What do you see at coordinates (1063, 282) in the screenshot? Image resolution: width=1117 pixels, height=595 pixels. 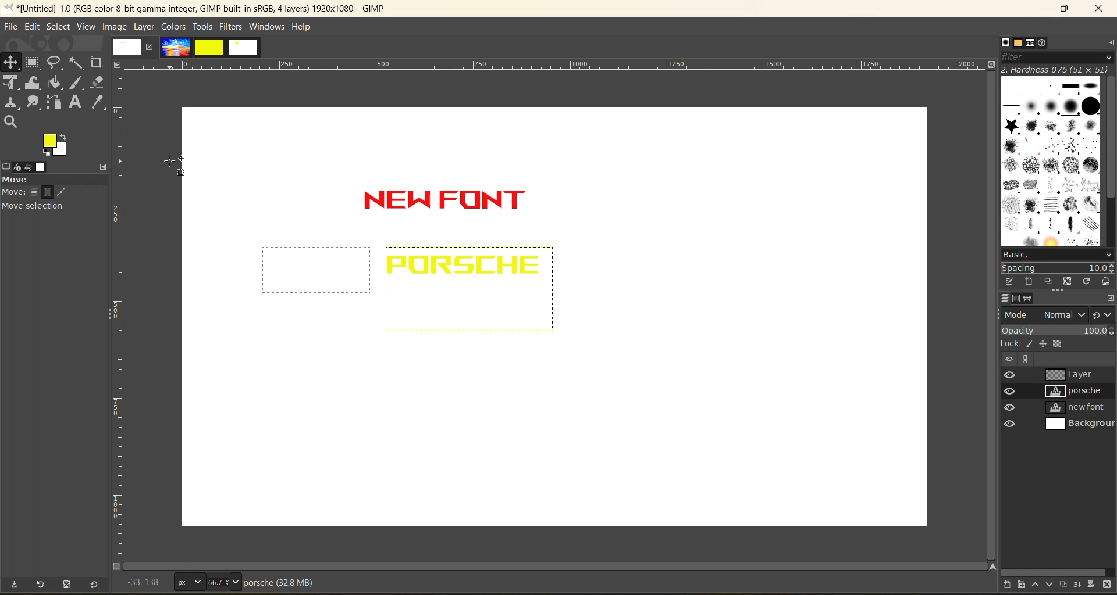 I see `delete this brush` at bounding box center [1063, 282].